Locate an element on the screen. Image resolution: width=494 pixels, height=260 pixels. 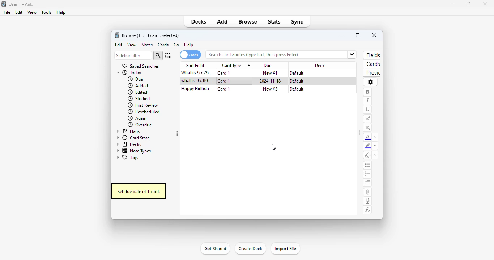
help is located at coordinates (61, 13).